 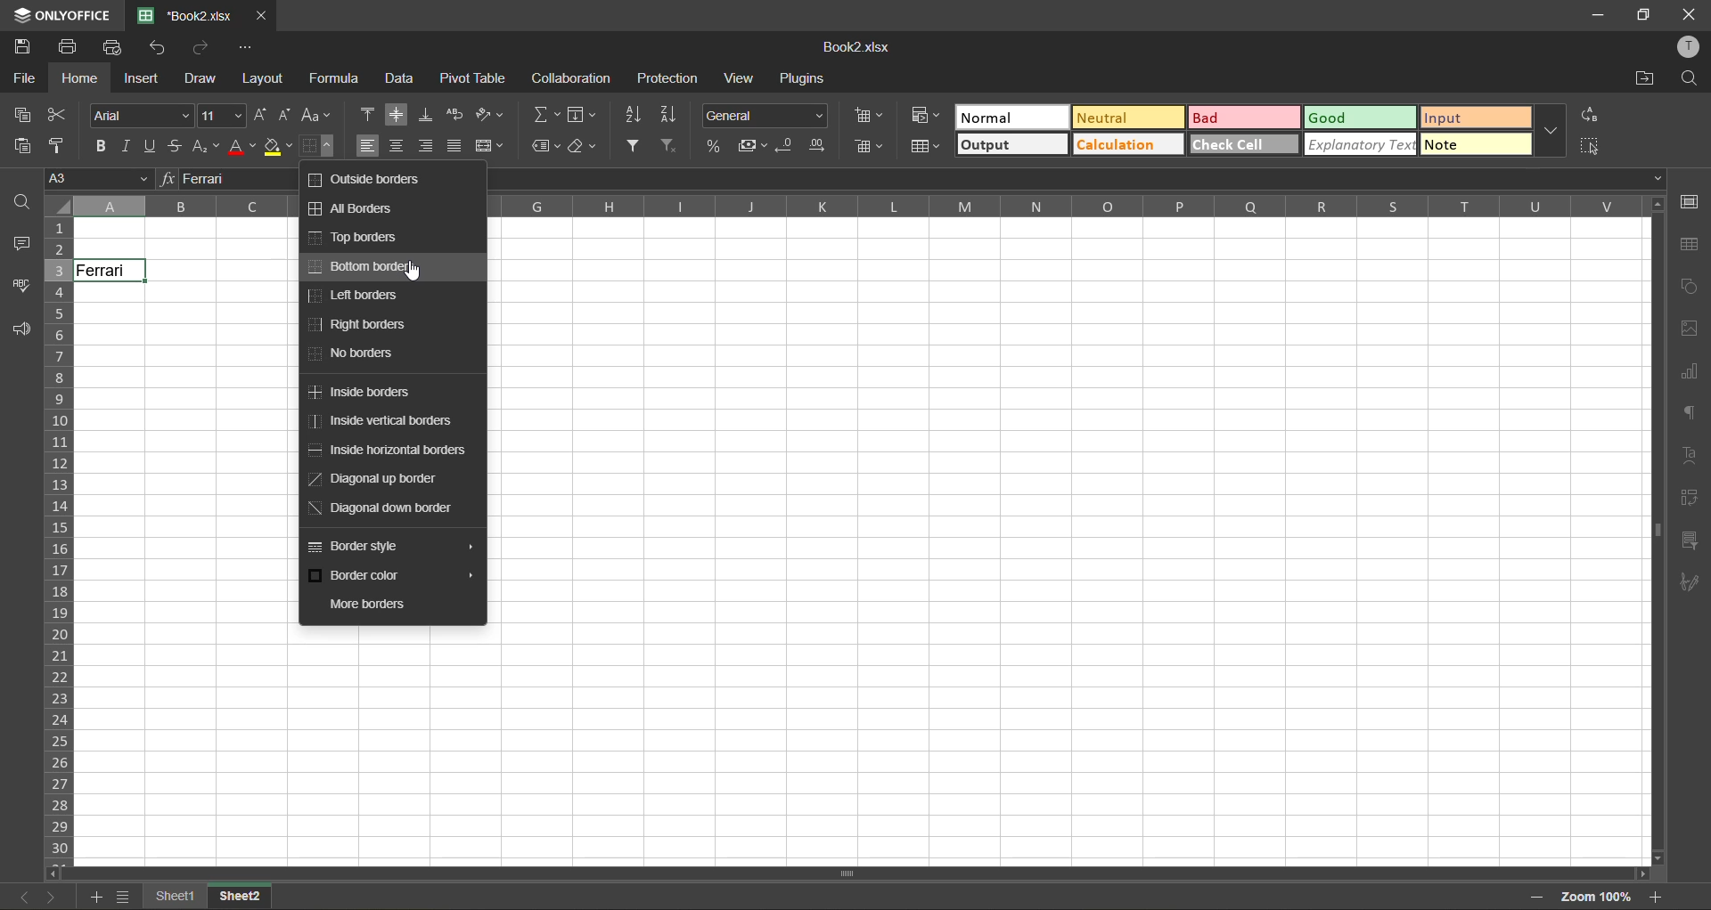 What do you see at coordinates (1693, 498) in the screenshot?
I see `pivot table` at bounding box center [1693, 498].